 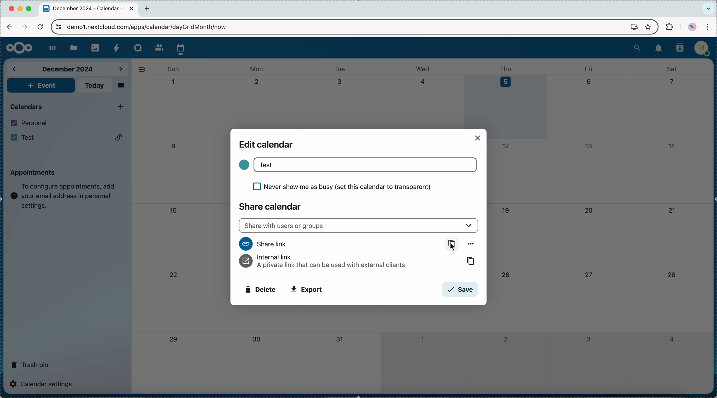 What do you see at coordinates (672, 68) in the screenshot?
I see `sat` at bounding box center [672, 68].